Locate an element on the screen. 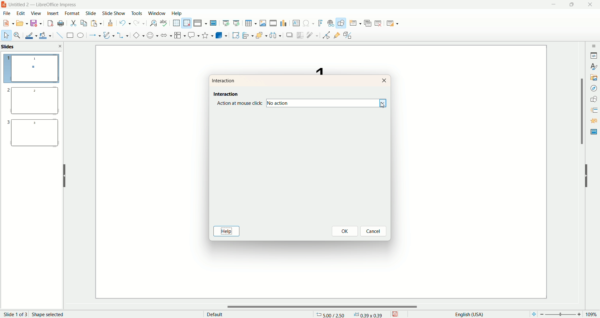  start from current slide is located at coordinates (237, 22).